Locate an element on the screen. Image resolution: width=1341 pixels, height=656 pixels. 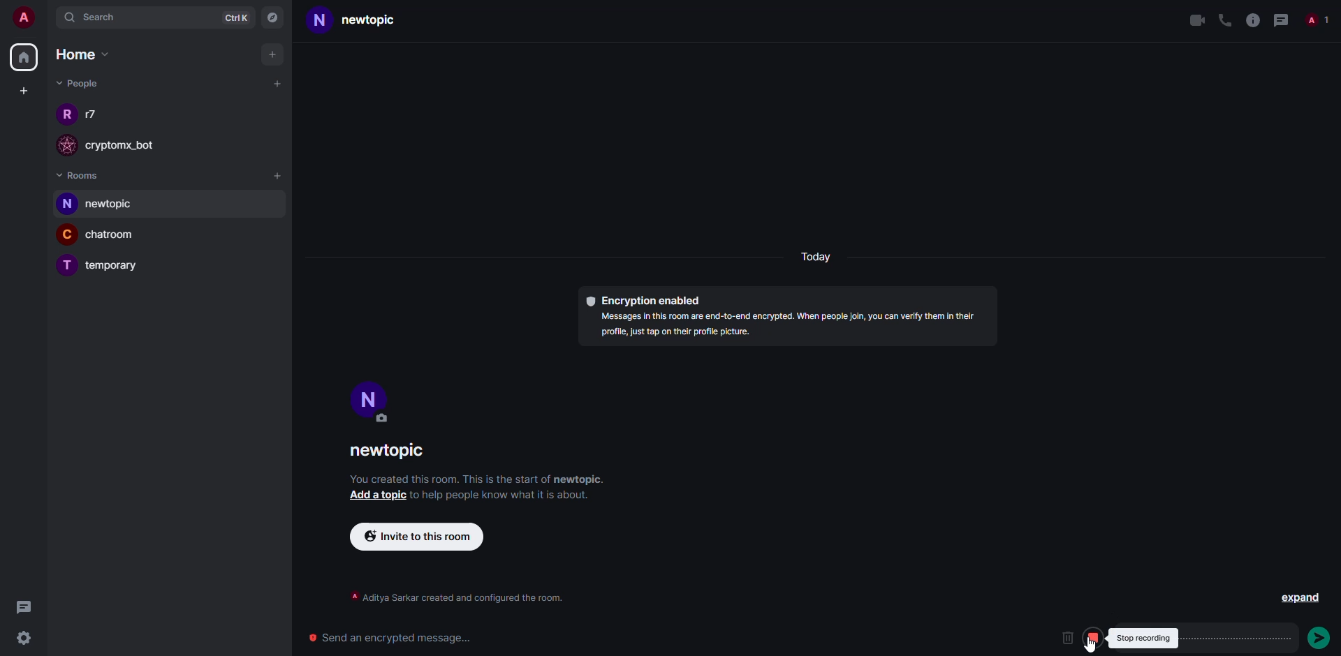
video call is located at coordinates (1196, 20).